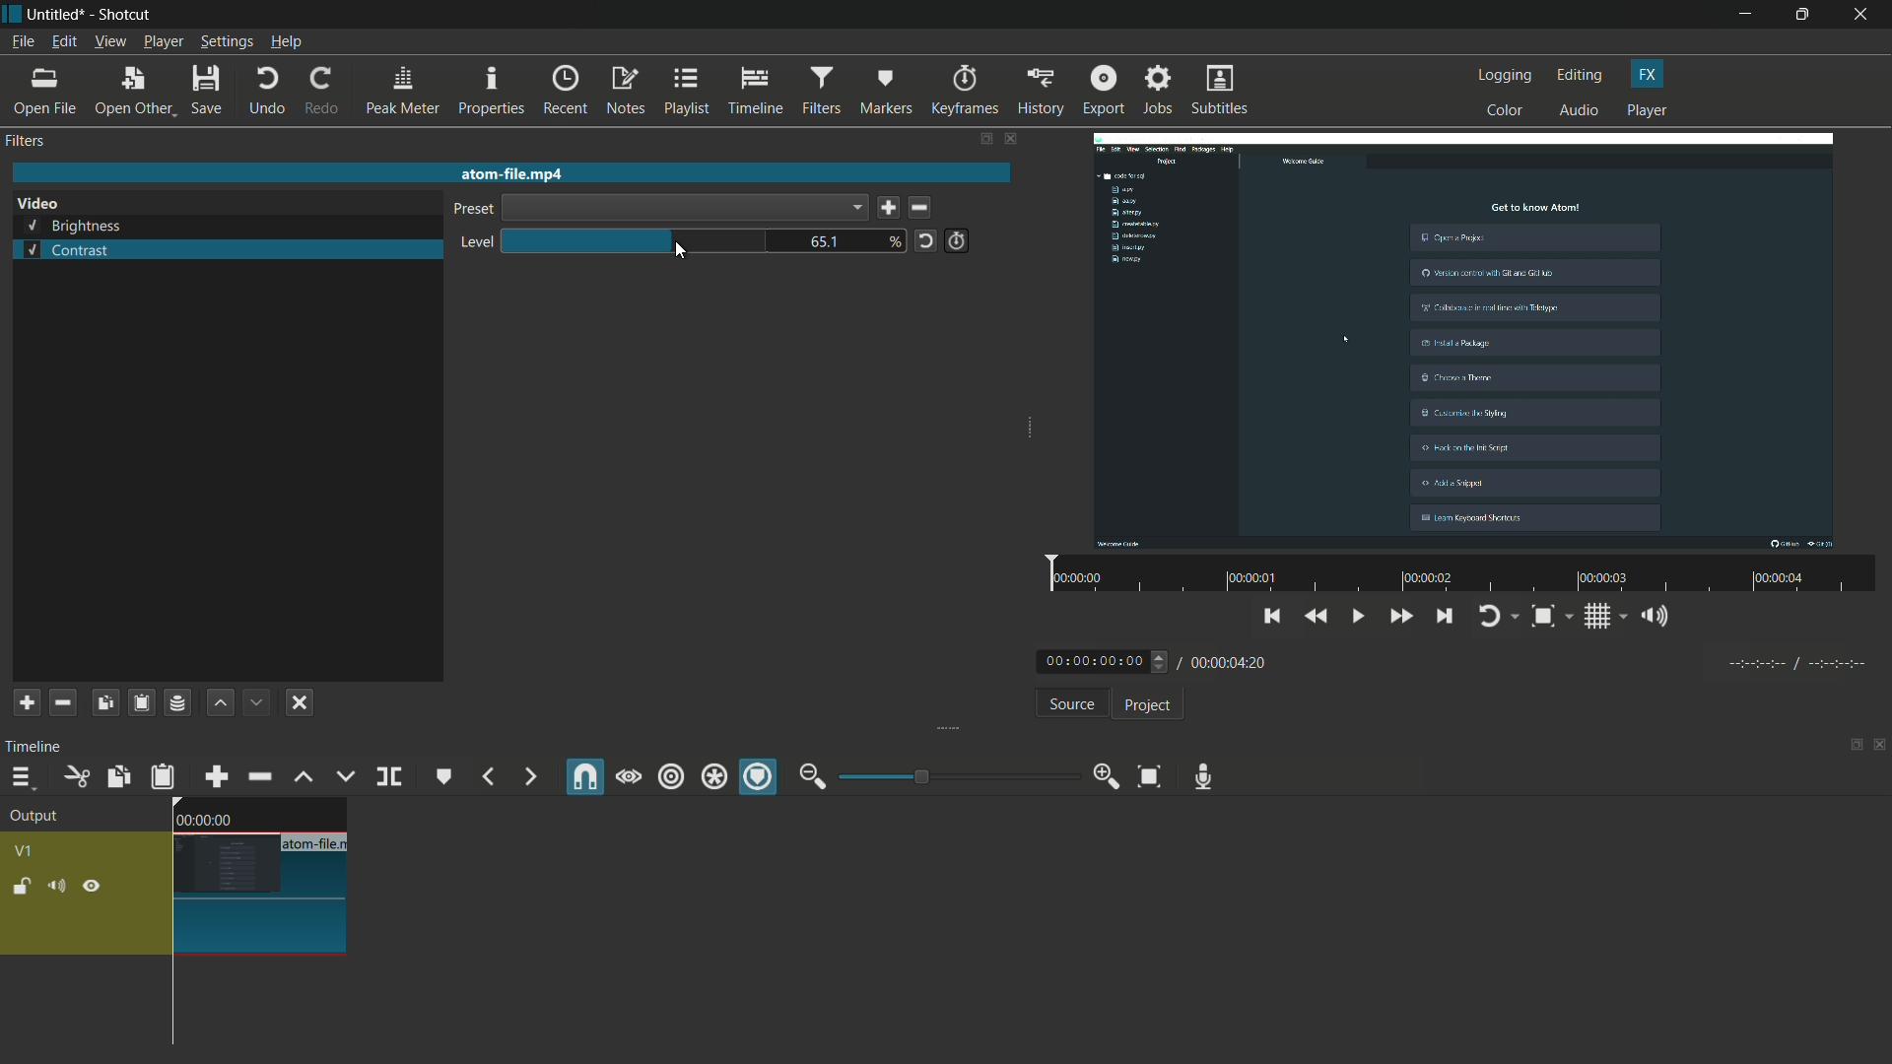 This screenshot has height=1064, width=1892. Describe the element at coordinates (220, 702) in the screenshot. I see `move filter up` at that location.